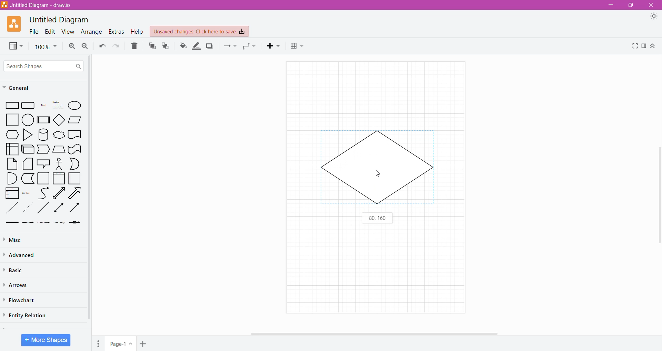 The height and width of the screenshot is (351, 662). I want to click on List Item, so click(27, 193).